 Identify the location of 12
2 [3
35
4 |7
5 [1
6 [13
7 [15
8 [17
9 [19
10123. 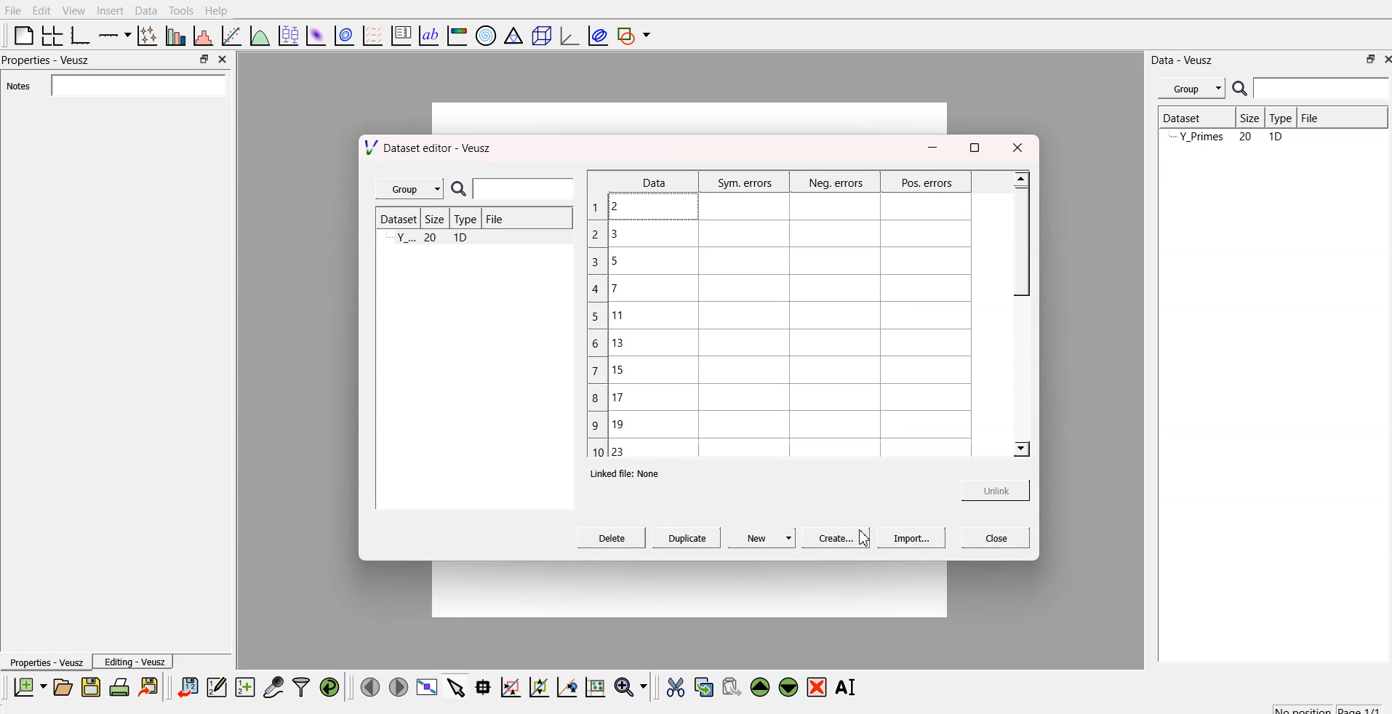
(607, 326).